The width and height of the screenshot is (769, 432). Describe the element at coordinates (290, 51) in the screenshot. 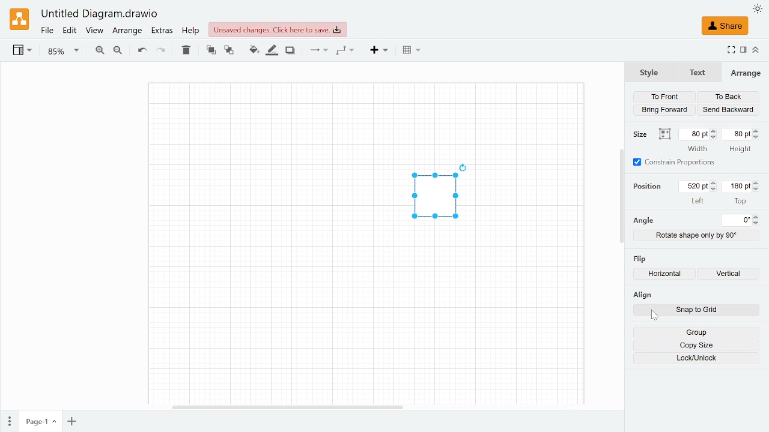

I see `Shadow` at that location.